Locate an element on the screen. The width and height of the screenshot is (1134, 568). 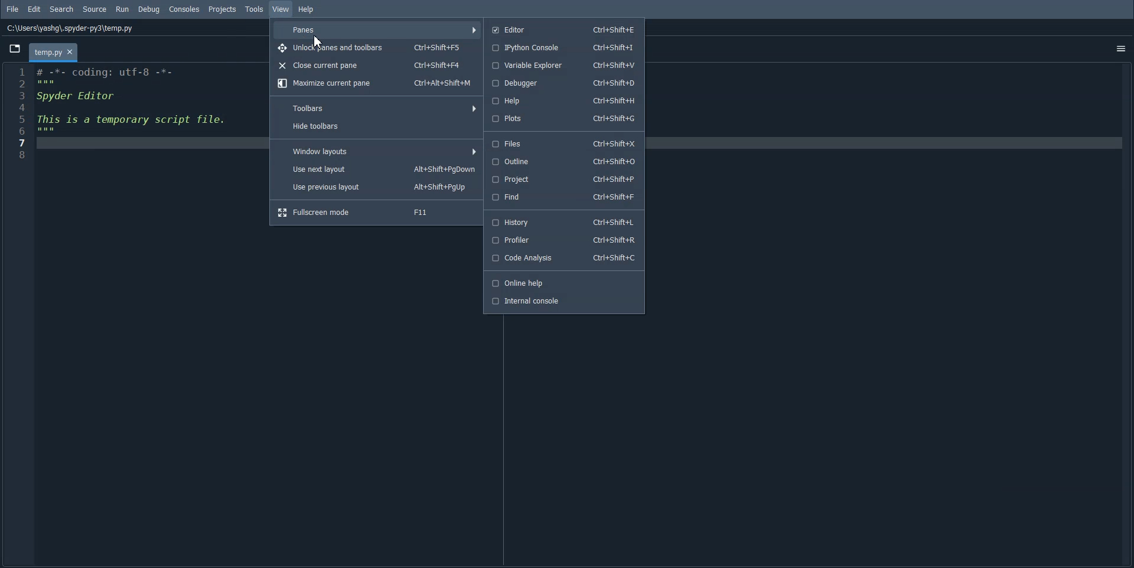
Toolbars is located at coordinates (377, 107).